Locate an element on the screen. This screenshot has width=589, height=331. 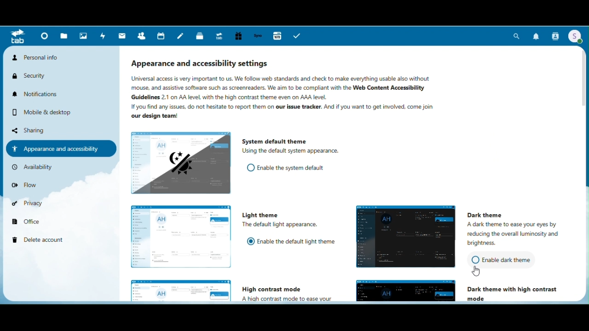
Flow is located at coordinates (27, 184).